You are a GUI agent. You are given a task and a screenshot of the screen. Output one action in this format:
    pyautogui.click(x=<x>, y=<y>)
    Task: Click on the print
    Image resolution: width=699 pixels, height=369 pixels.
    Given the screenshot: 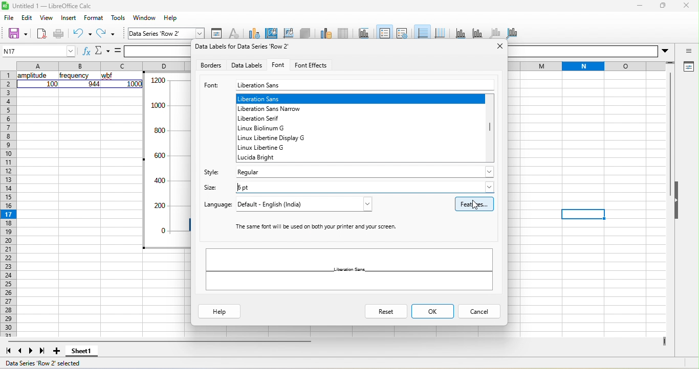 What is the action you would take?
    pyautogui.click(x=59, y=34)
    